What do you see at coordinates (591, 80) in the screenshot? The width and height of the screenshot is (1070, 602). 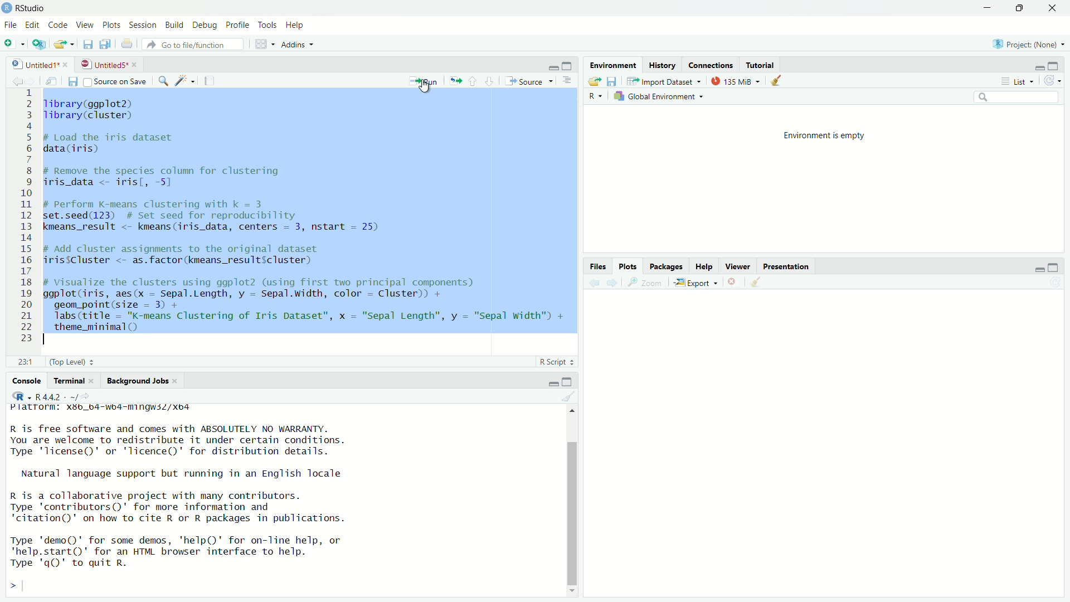 I see `load workspace` at bounding box center [591, 80].